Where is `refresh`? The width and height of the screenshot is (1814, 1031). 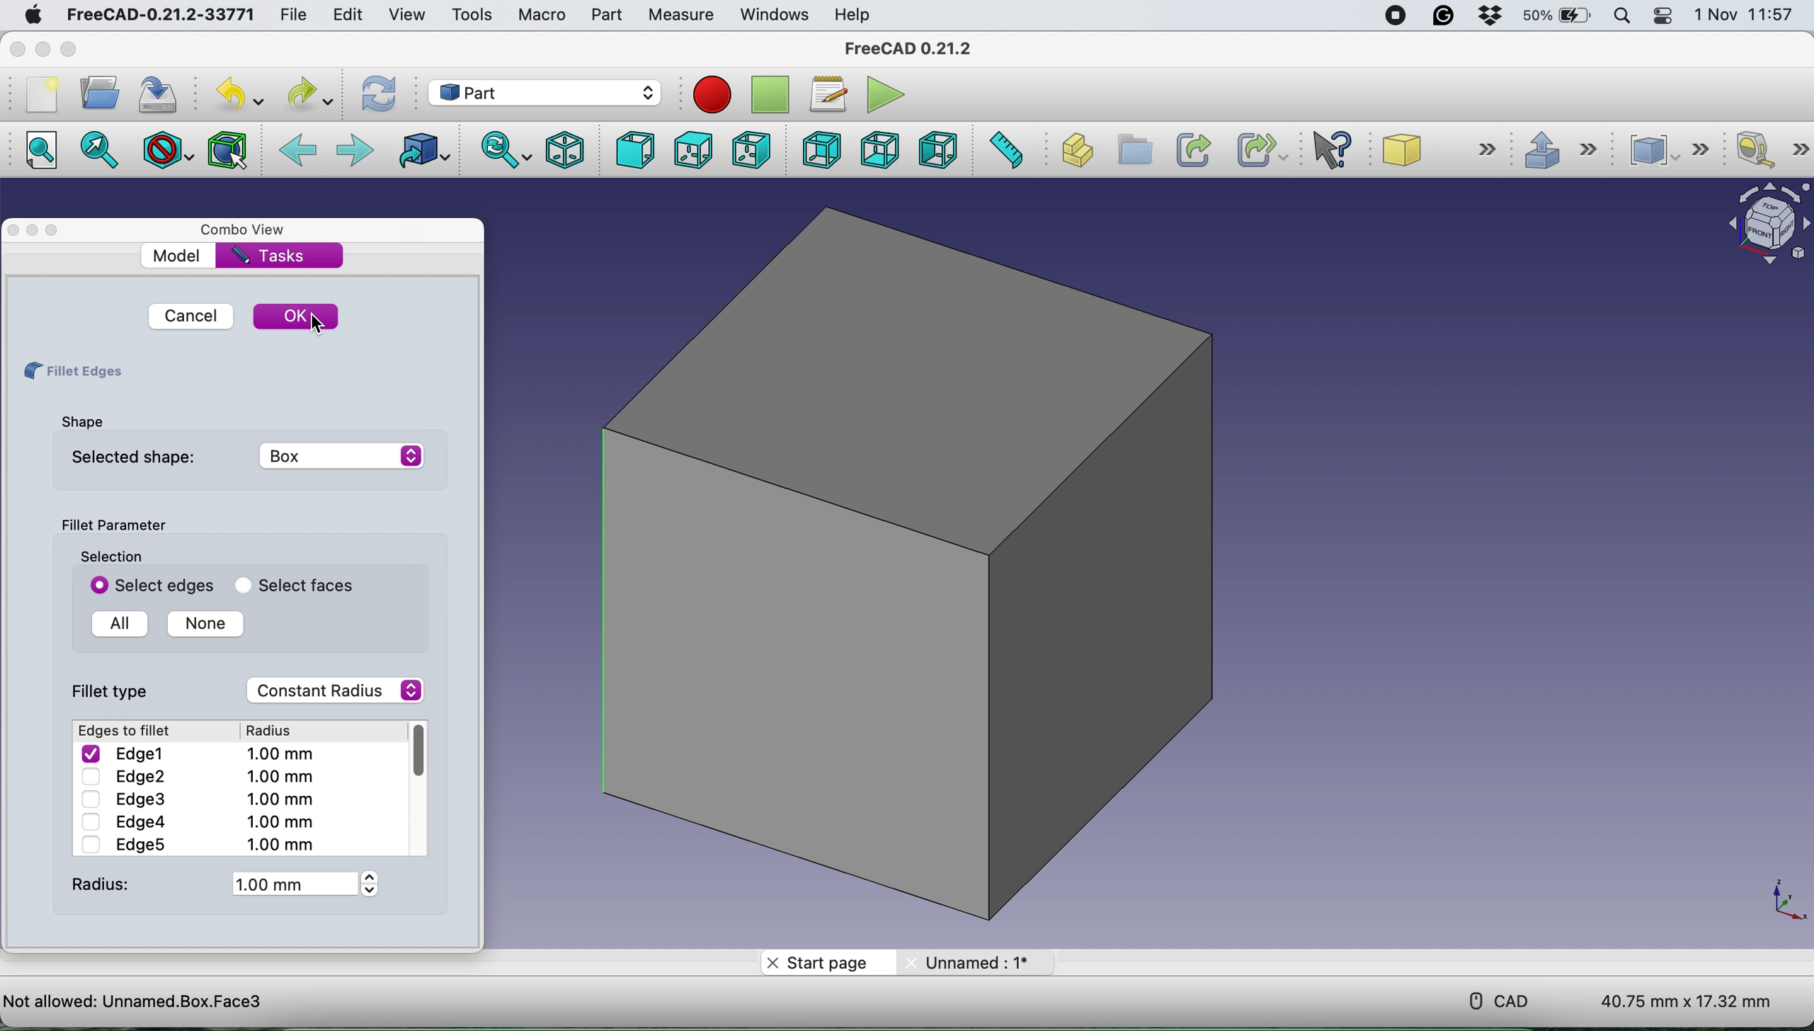 refresh is located at coordinates (377, 95).